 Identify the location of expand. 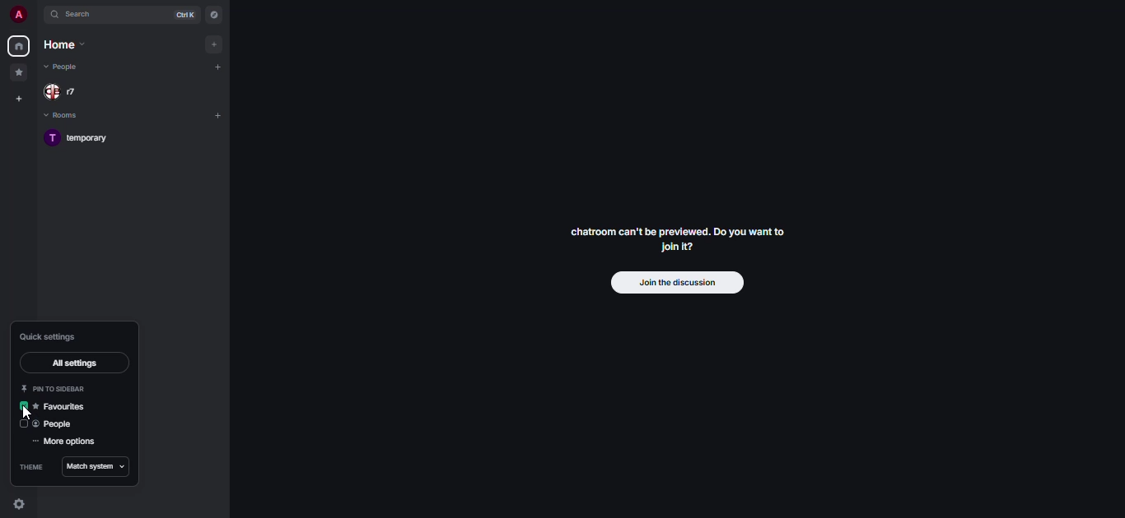
(35, 15).